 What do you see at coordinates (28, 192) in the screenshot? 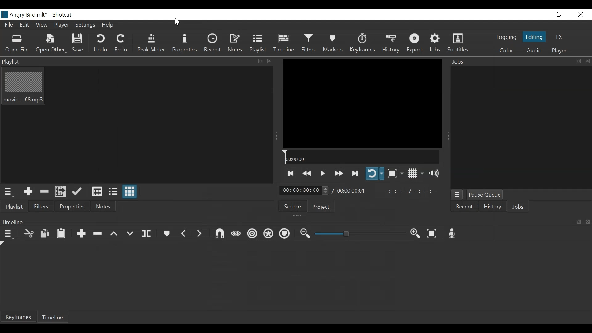
I see `Add the Source to the playlist` at bounding box center [28, 192].